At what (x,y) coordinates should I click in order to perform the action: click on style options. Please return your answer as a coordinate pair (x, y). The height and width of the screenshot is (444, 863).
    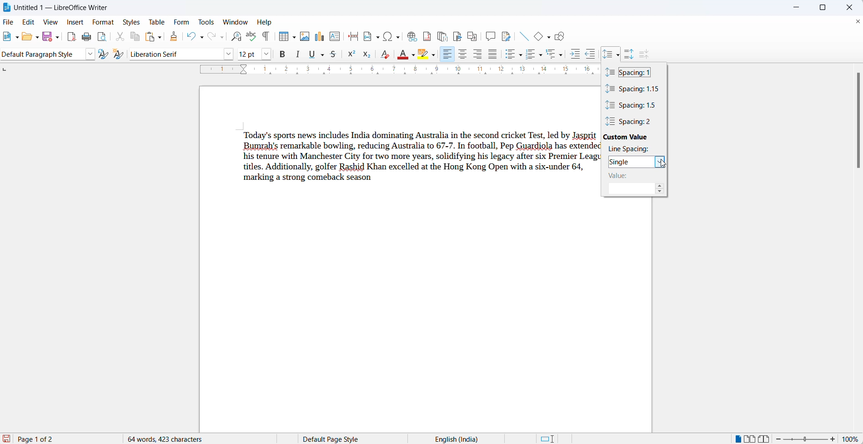
    Looking at the image, I should click on (89, 54).